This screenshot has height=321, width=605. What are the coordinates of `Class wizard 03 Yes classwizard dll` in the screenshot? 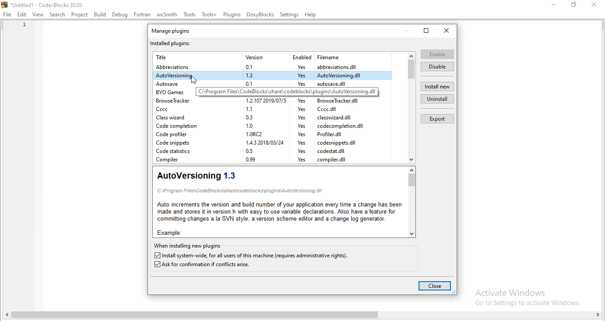 It's located at (255, 117).